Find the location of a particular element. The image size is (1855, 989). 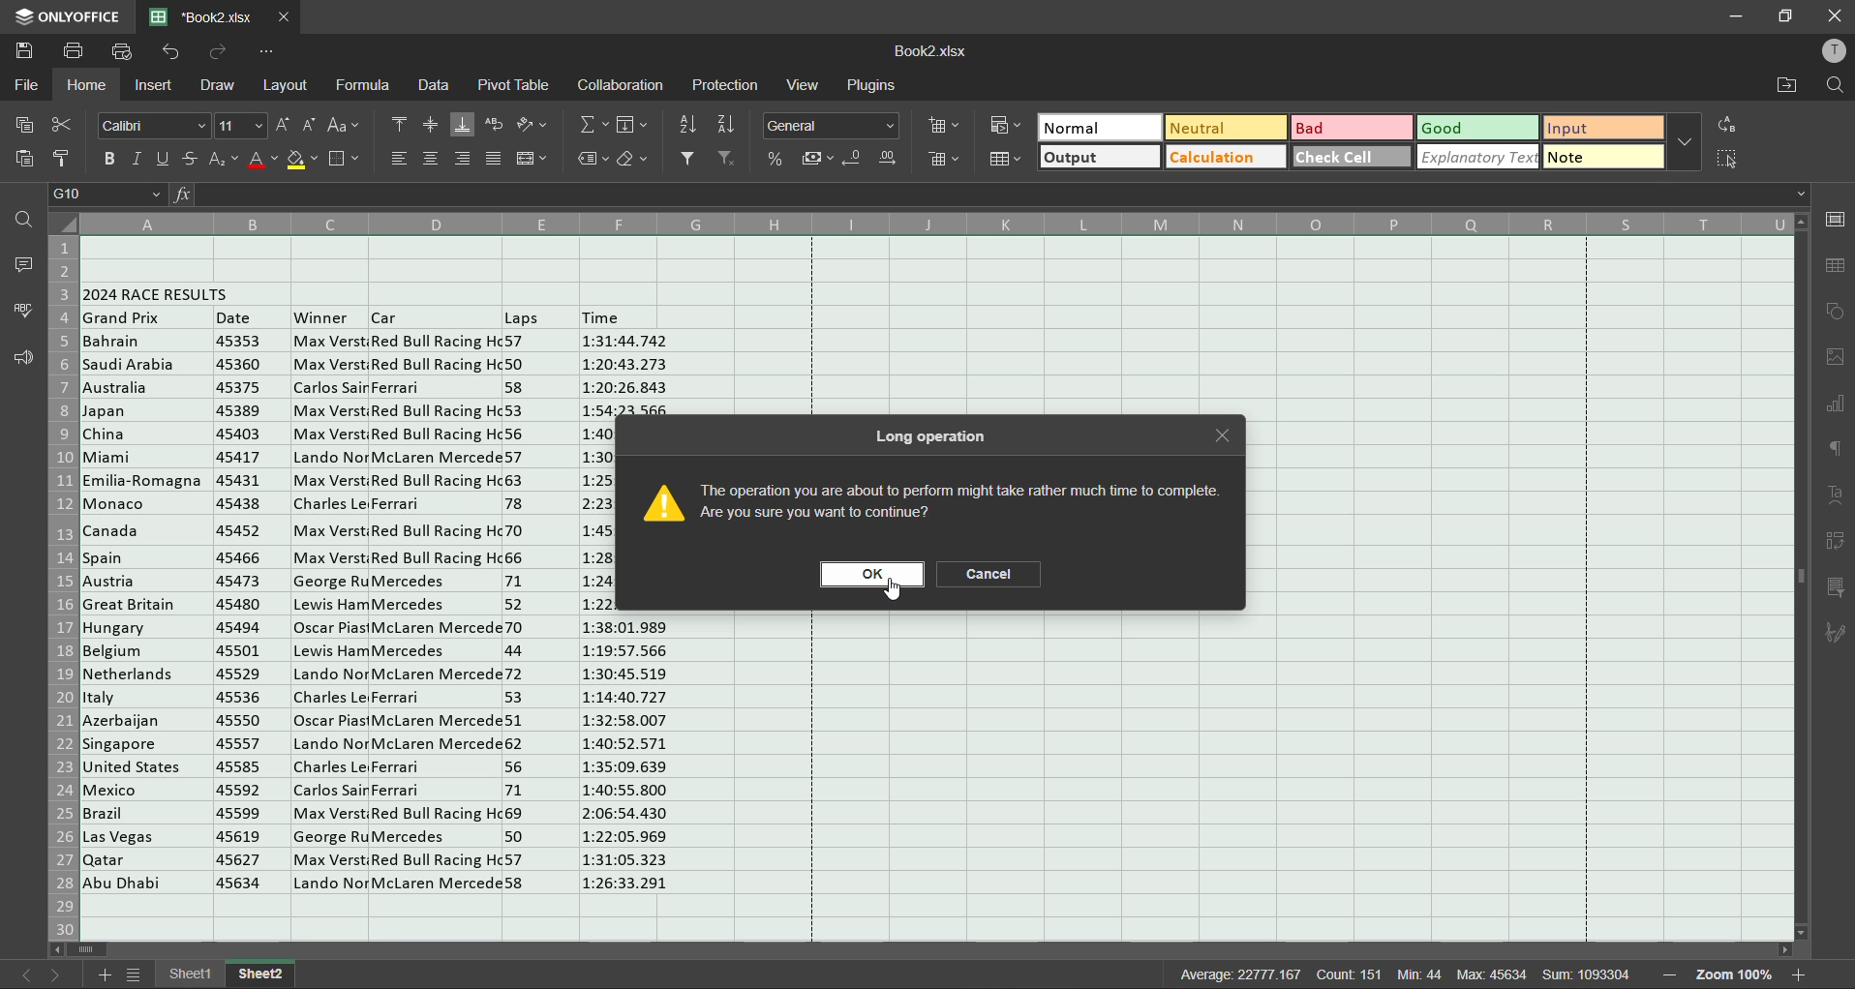

file is located at coordinates (28, 83).